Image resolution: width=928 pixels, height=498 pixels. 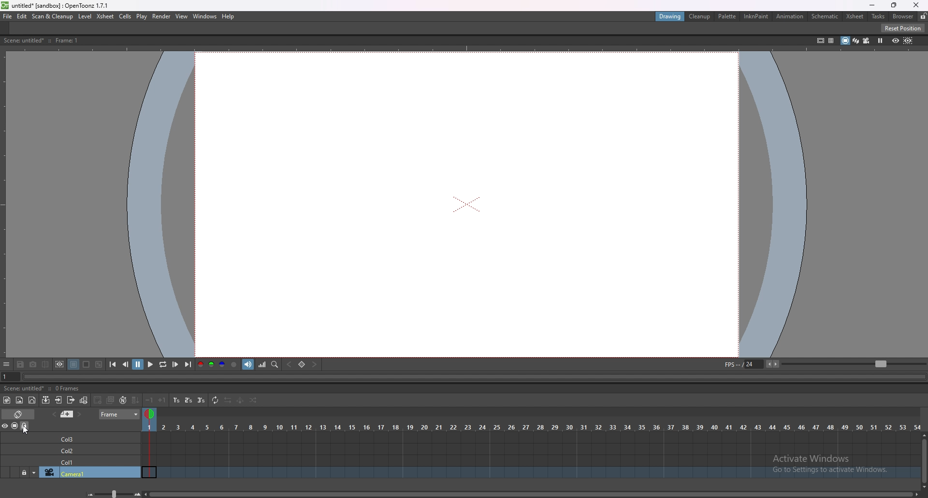 What do you see at coordinates (99, 364) in the screenshot?
I see `checkered background` at bounding box center [99, 364].